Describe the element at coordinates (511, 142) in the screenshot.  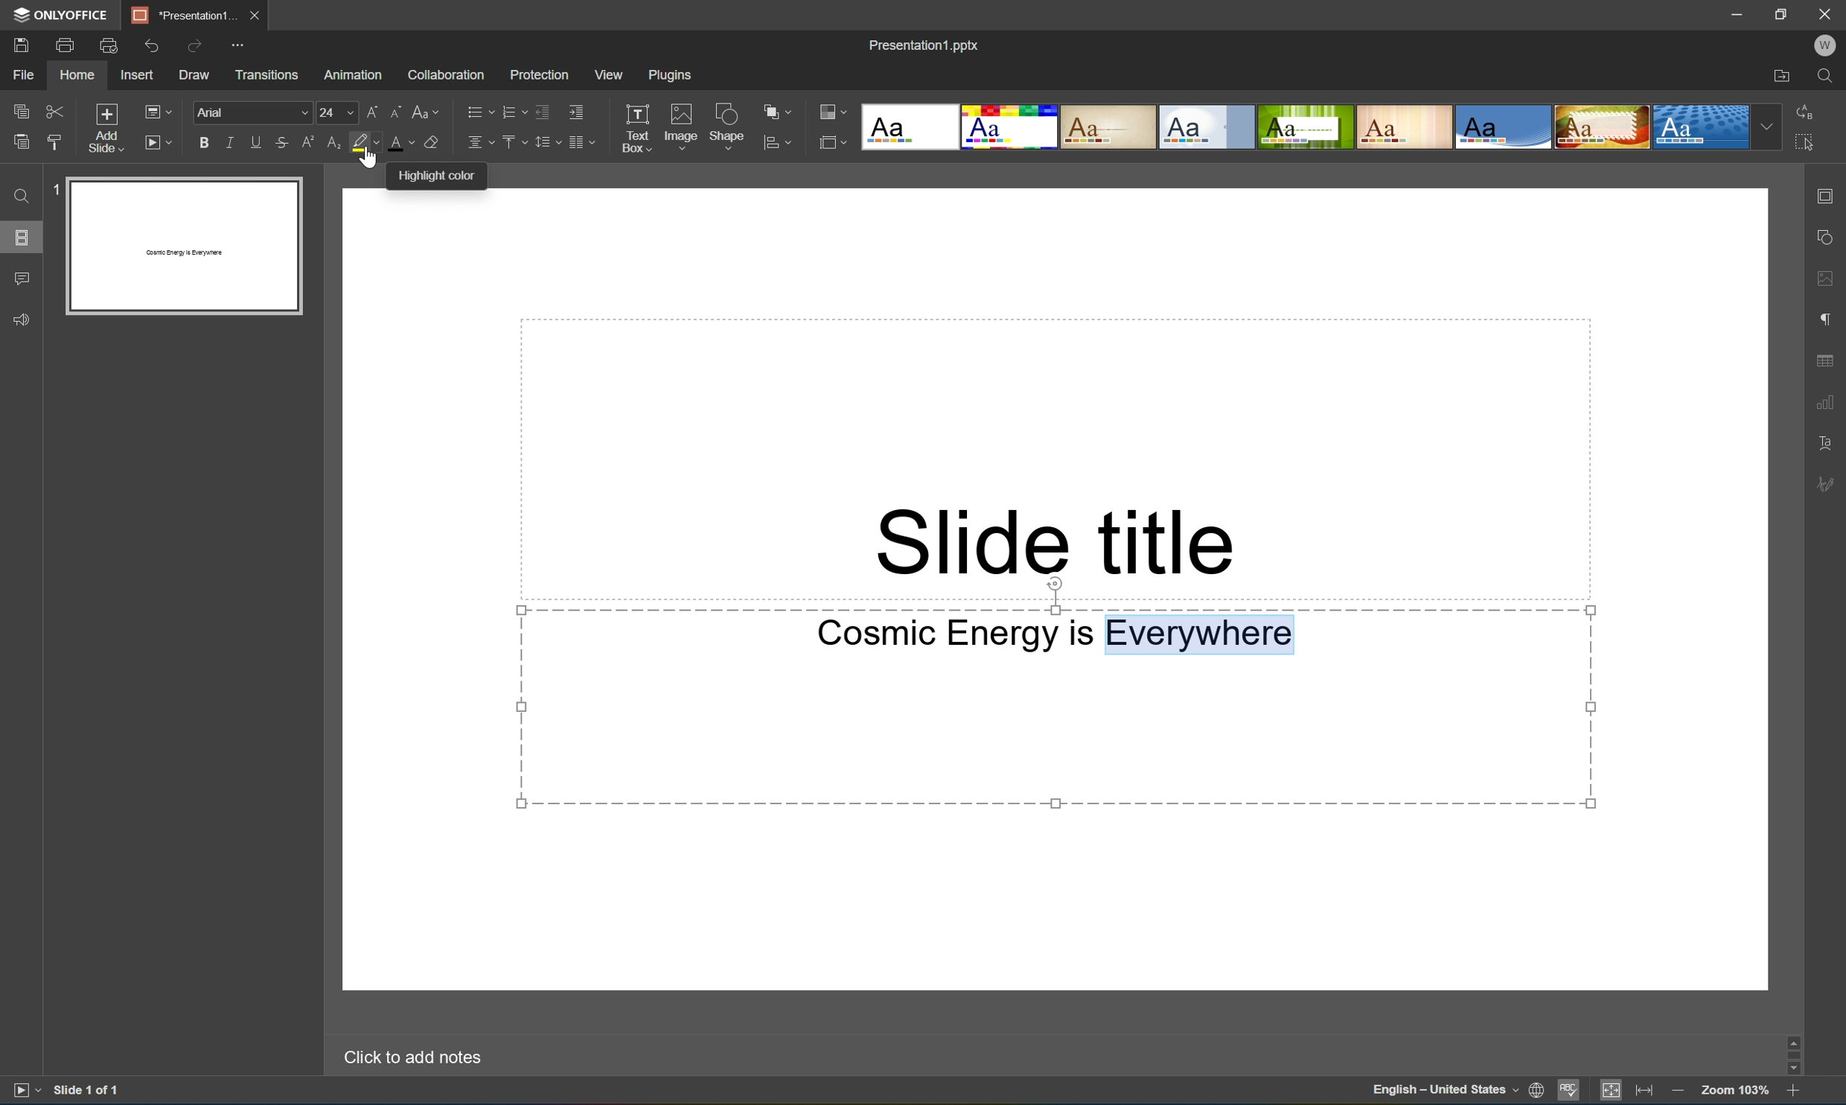
I see `Align Vertical` at that location.